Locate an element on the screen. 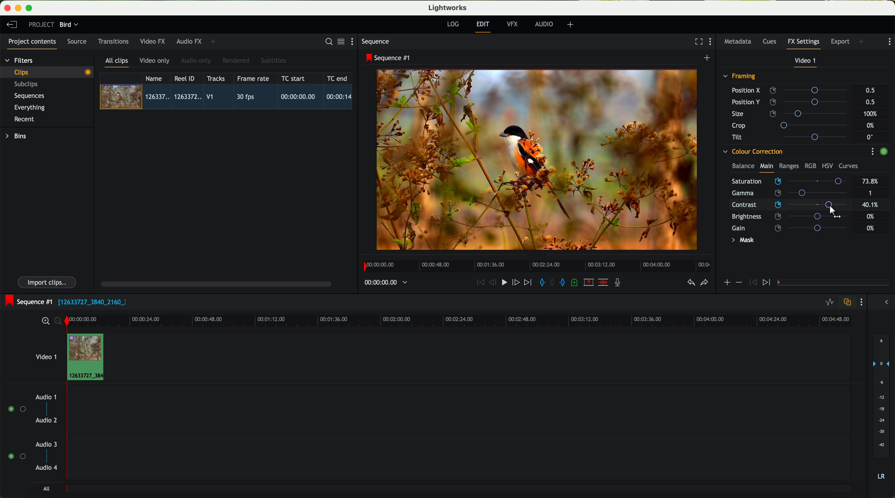 This screenshot has width=895, height=498. 100% is located at coordinates (872, 114).